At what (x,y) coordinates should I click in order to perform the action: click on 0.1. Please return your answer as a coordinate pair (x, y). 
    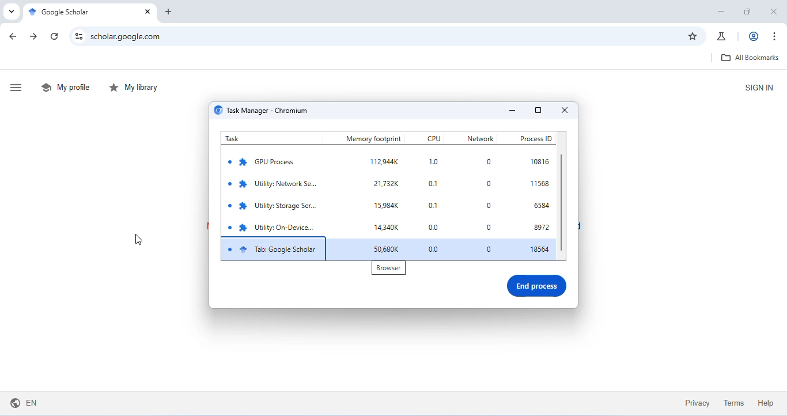
    Looking at the image, I should click on (438, 185).